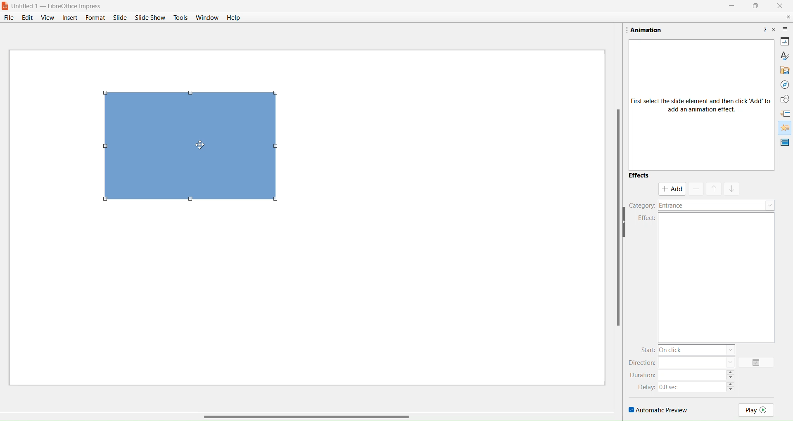 The width and height of the screenshot is (793, 421). I want to click on help, so click(233, 18).